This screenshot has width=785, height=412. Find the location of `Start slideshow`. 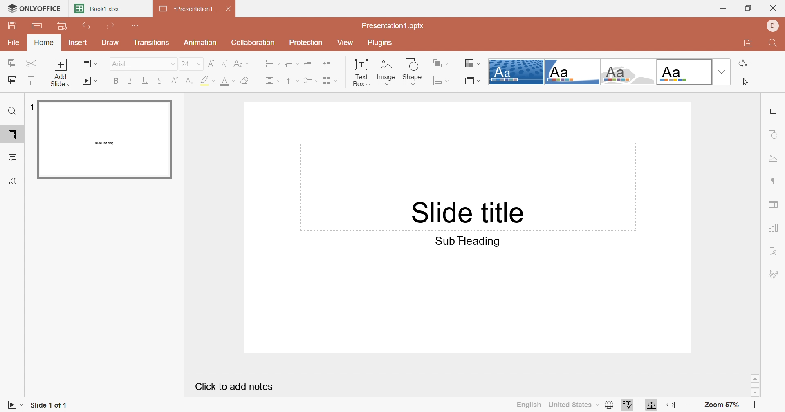

Start slideshow is located at coordinates (15, 404).